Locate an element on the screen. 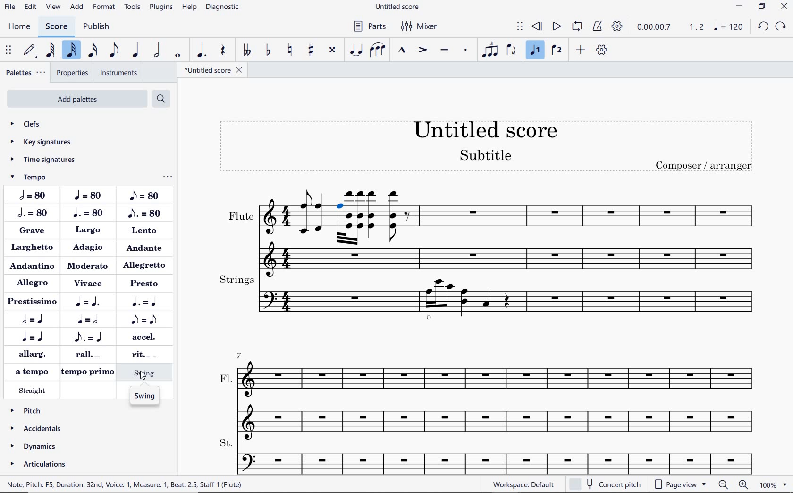  AUGMENTATION DOT is located at coordinates (202, 50).